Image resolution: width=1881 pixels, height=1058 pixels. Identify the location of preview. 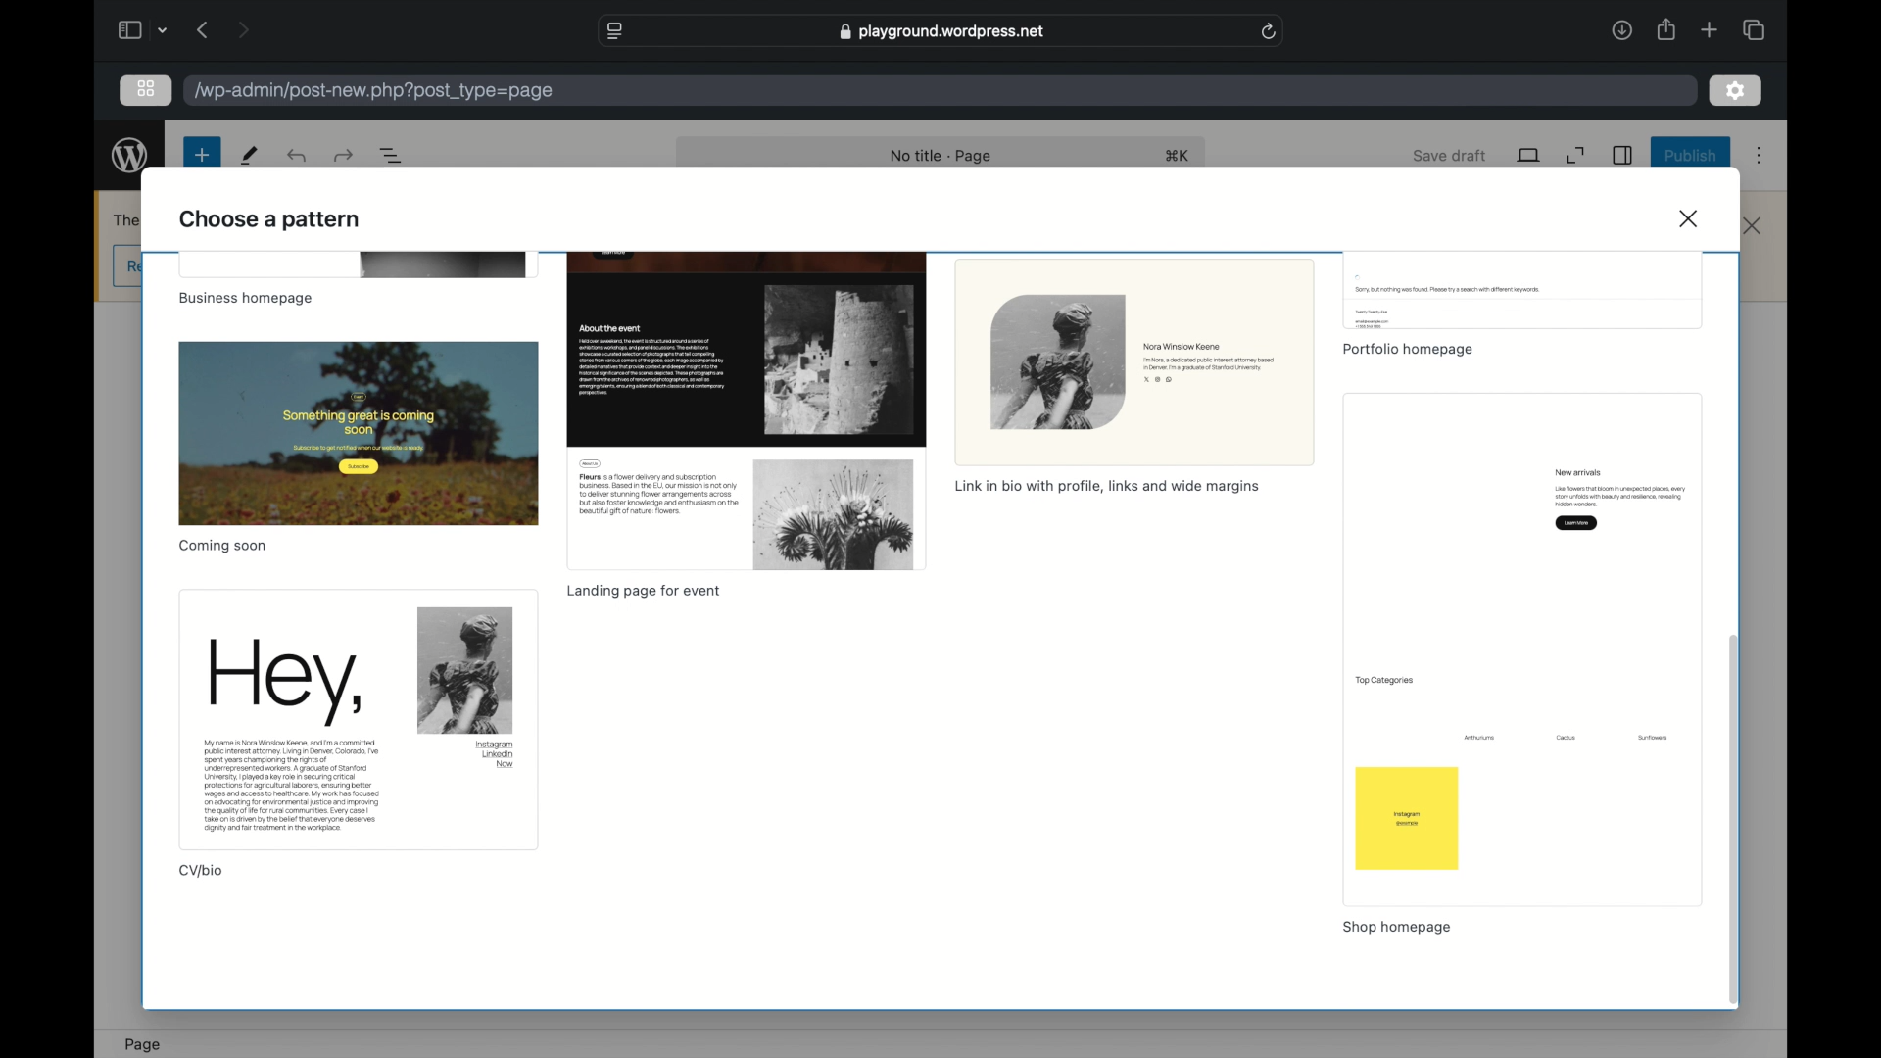
(1526, 290).